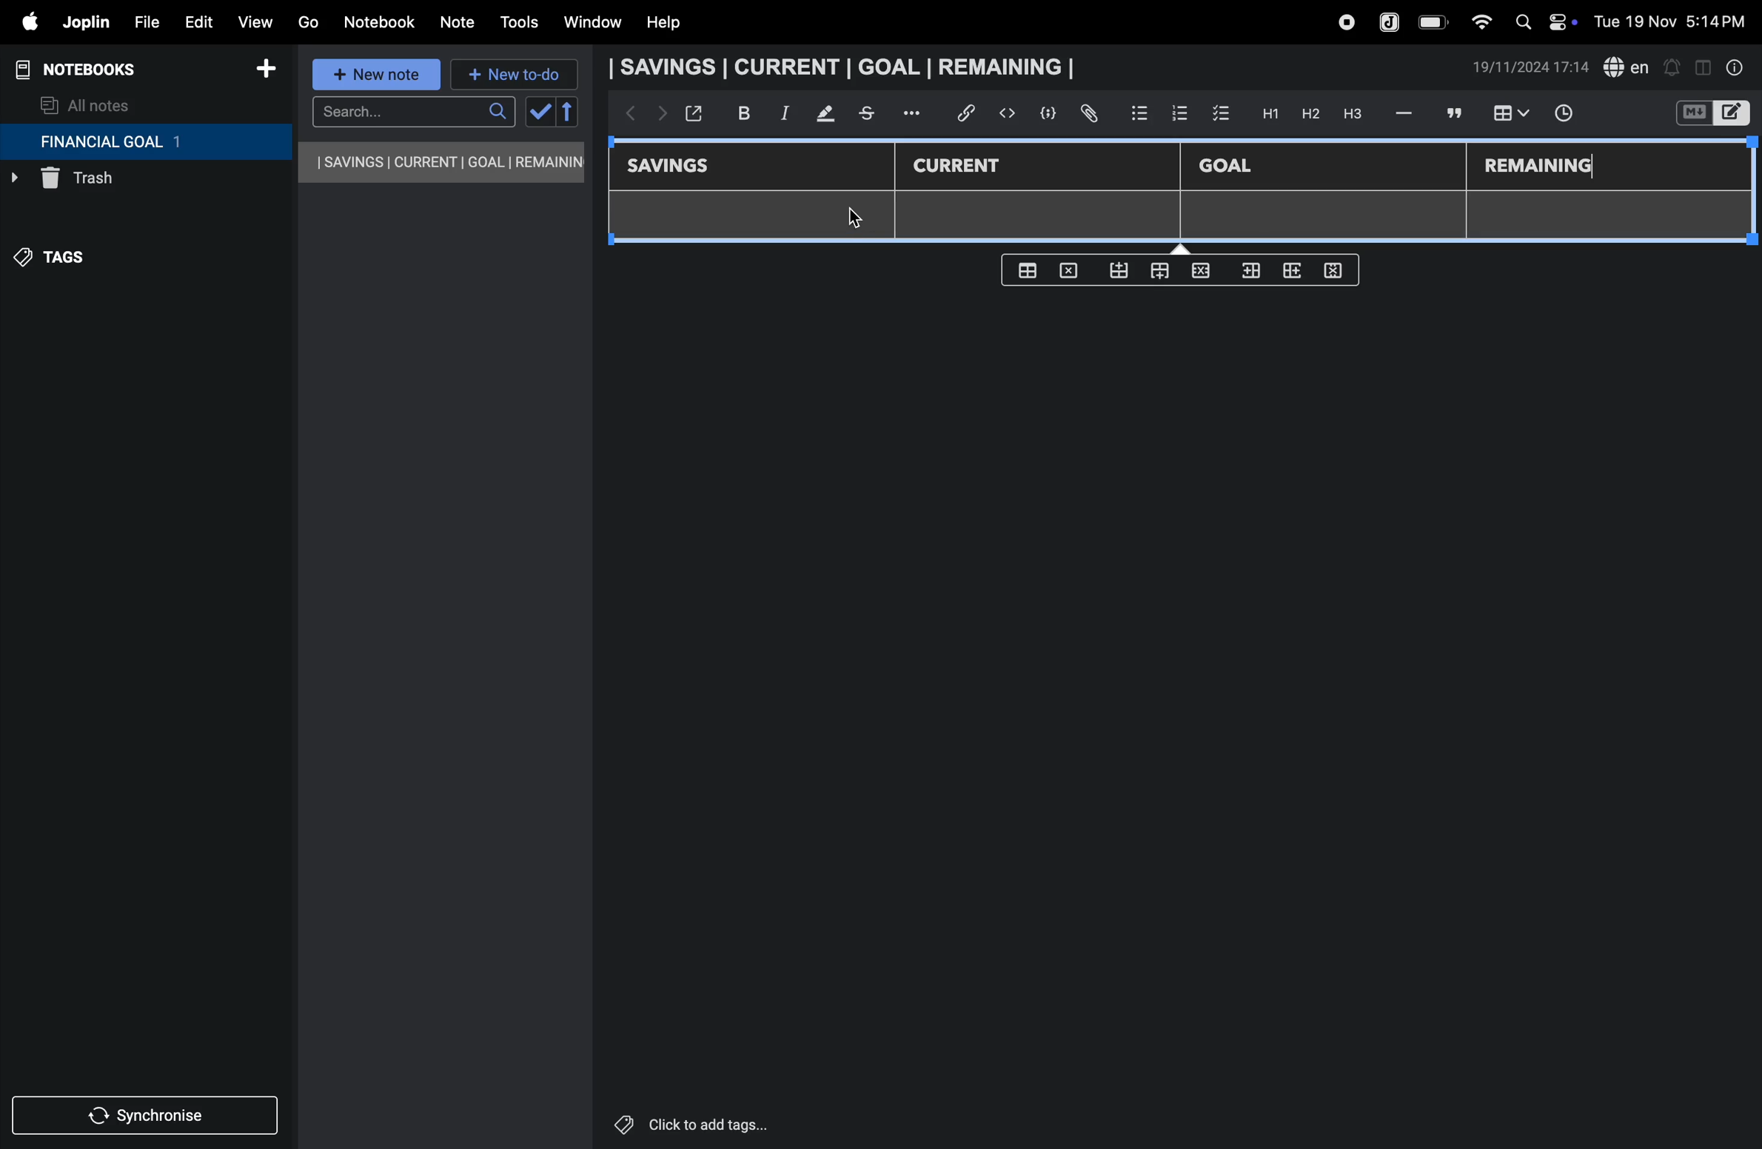 Image resolution: width=1762 pixels, height=1149 pixels. I want to click on stketchbook, so click(868, 115).